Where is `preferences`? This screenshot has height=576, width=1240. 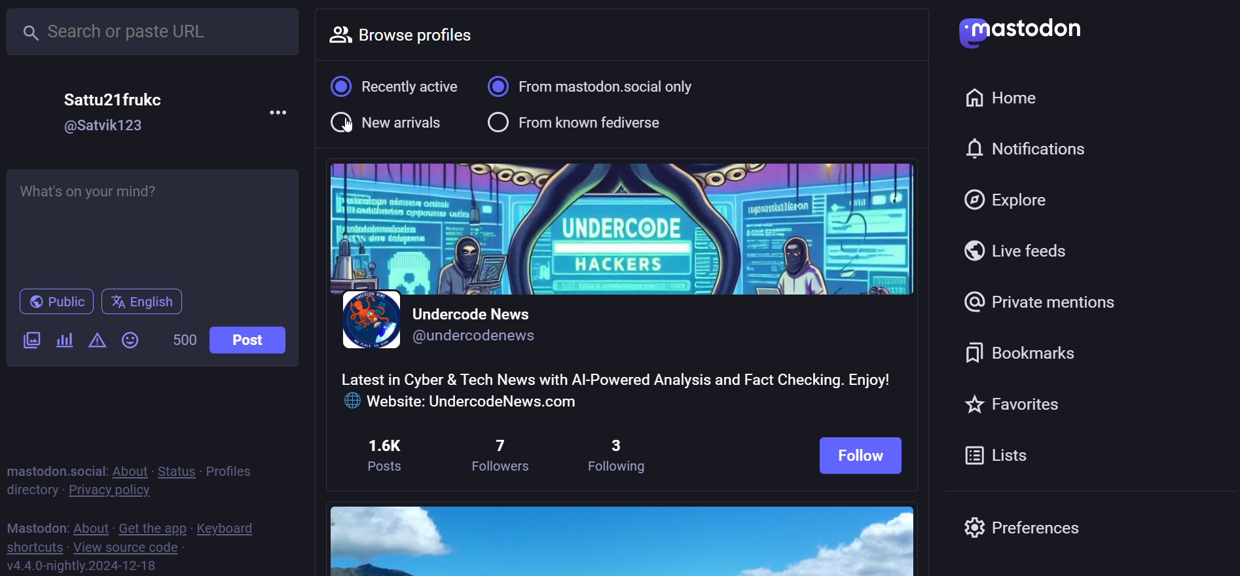 preferences is located at coordinates (1030, 525).